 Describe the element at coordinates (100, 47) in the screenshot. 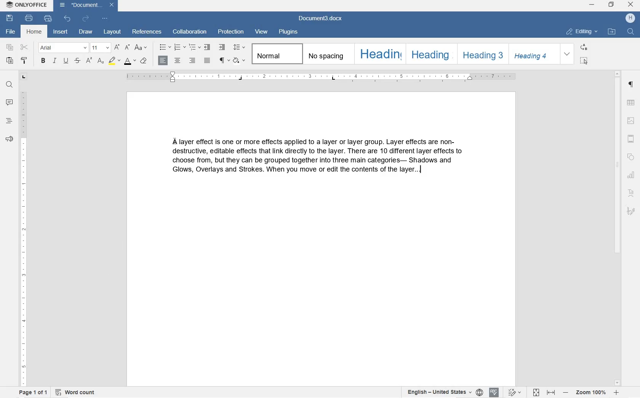

I see `FONT SIZE` at that location.